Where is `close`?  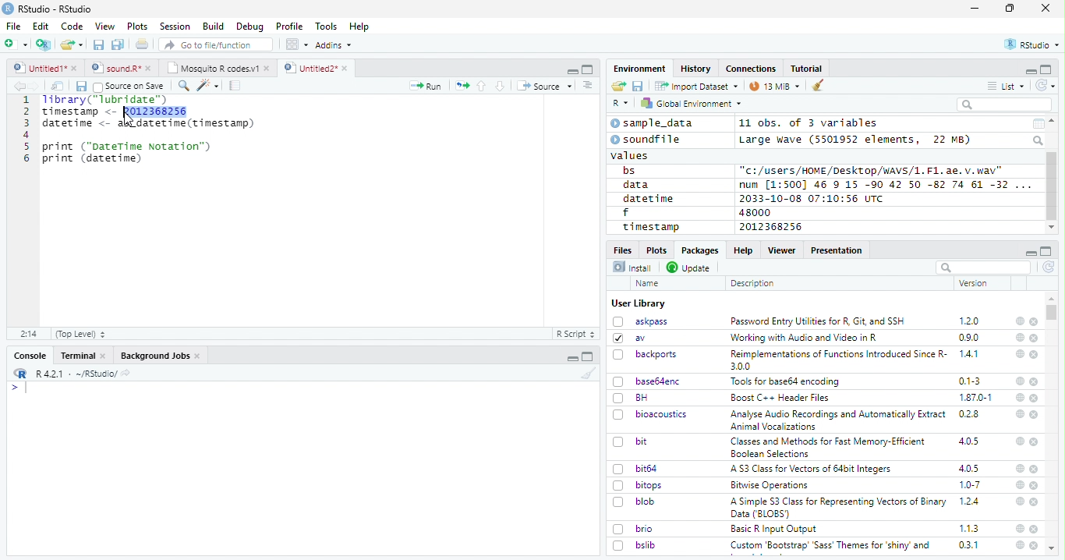 close is located at coordinates (1035, 529).